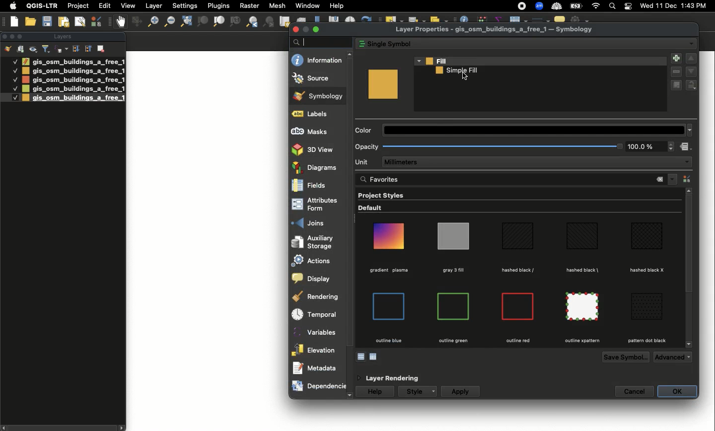  Describe the element at coordinates (418, 61) in the screenshot. I see `Drop down` at that location.